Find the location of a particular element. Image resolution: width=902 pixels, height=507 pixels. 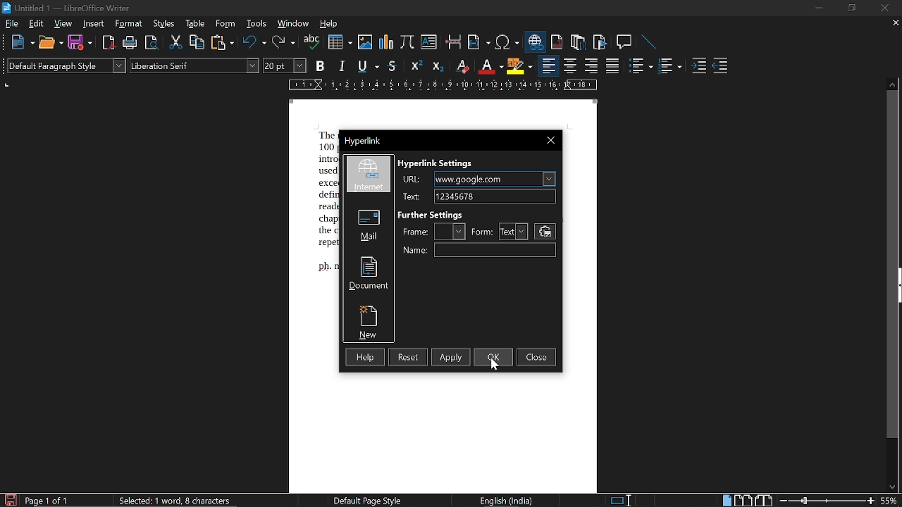

text is located at coordinates (410, 197).